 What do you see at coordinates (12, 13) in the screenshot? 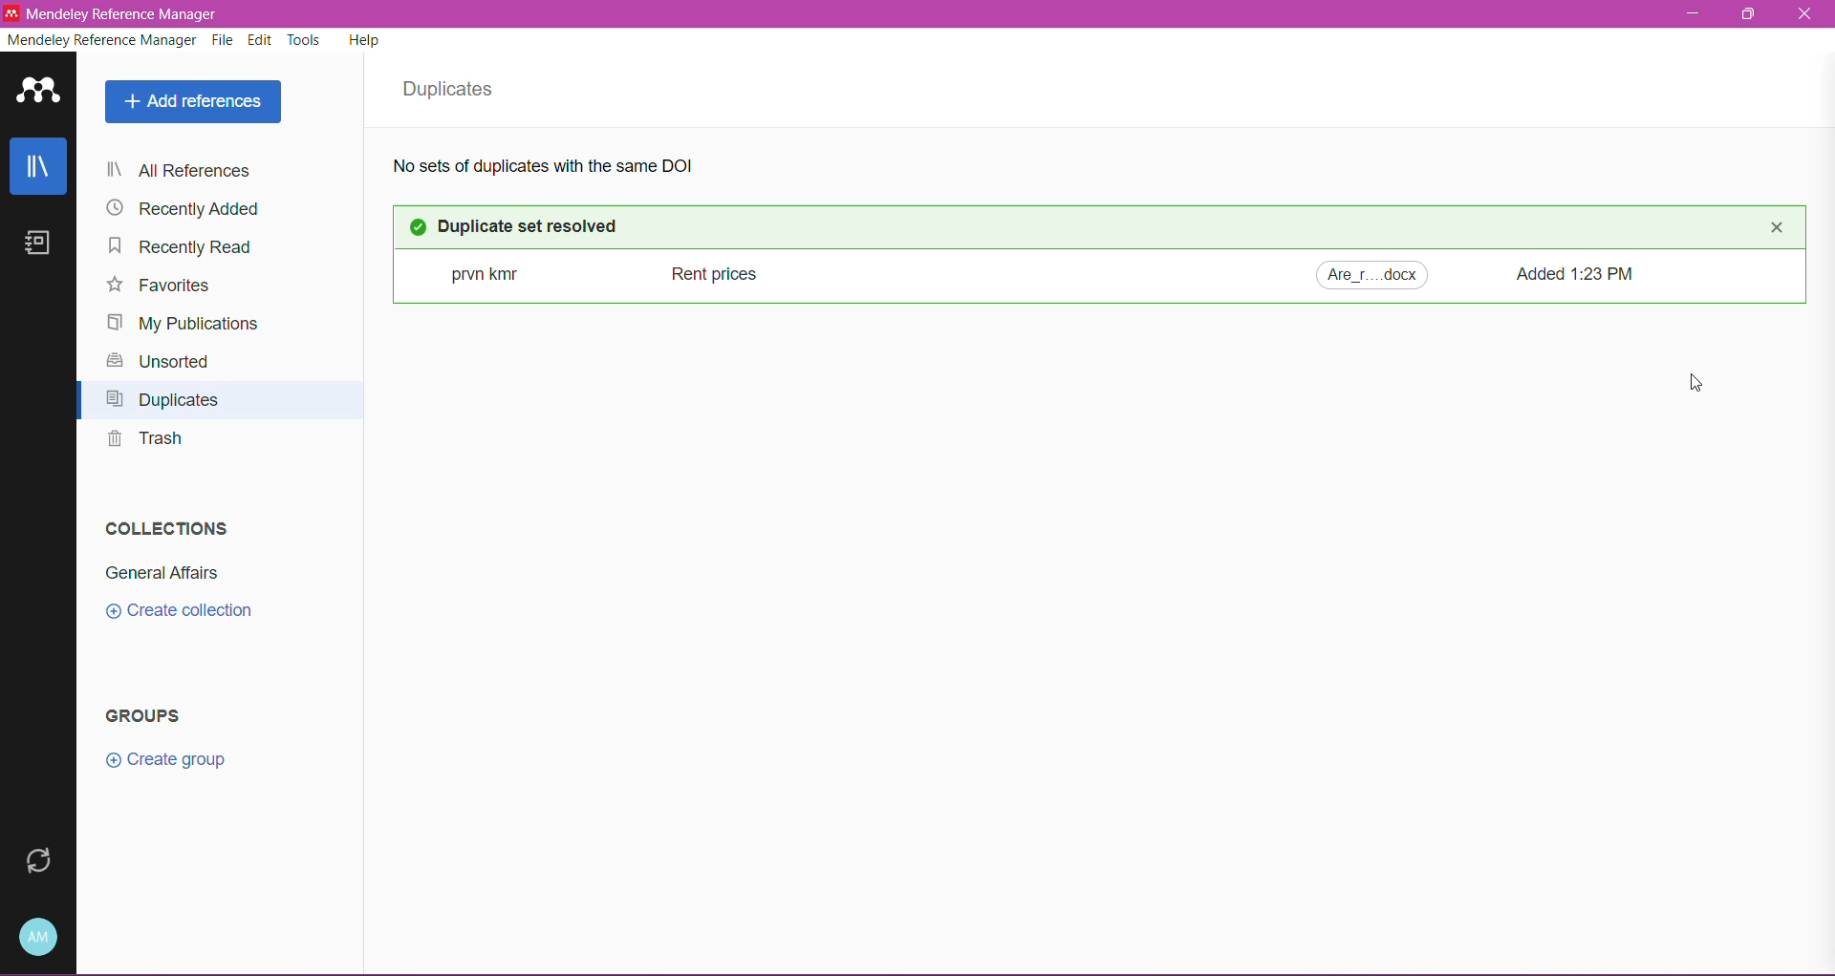
I see `icon` at bounding box center [12, 13].